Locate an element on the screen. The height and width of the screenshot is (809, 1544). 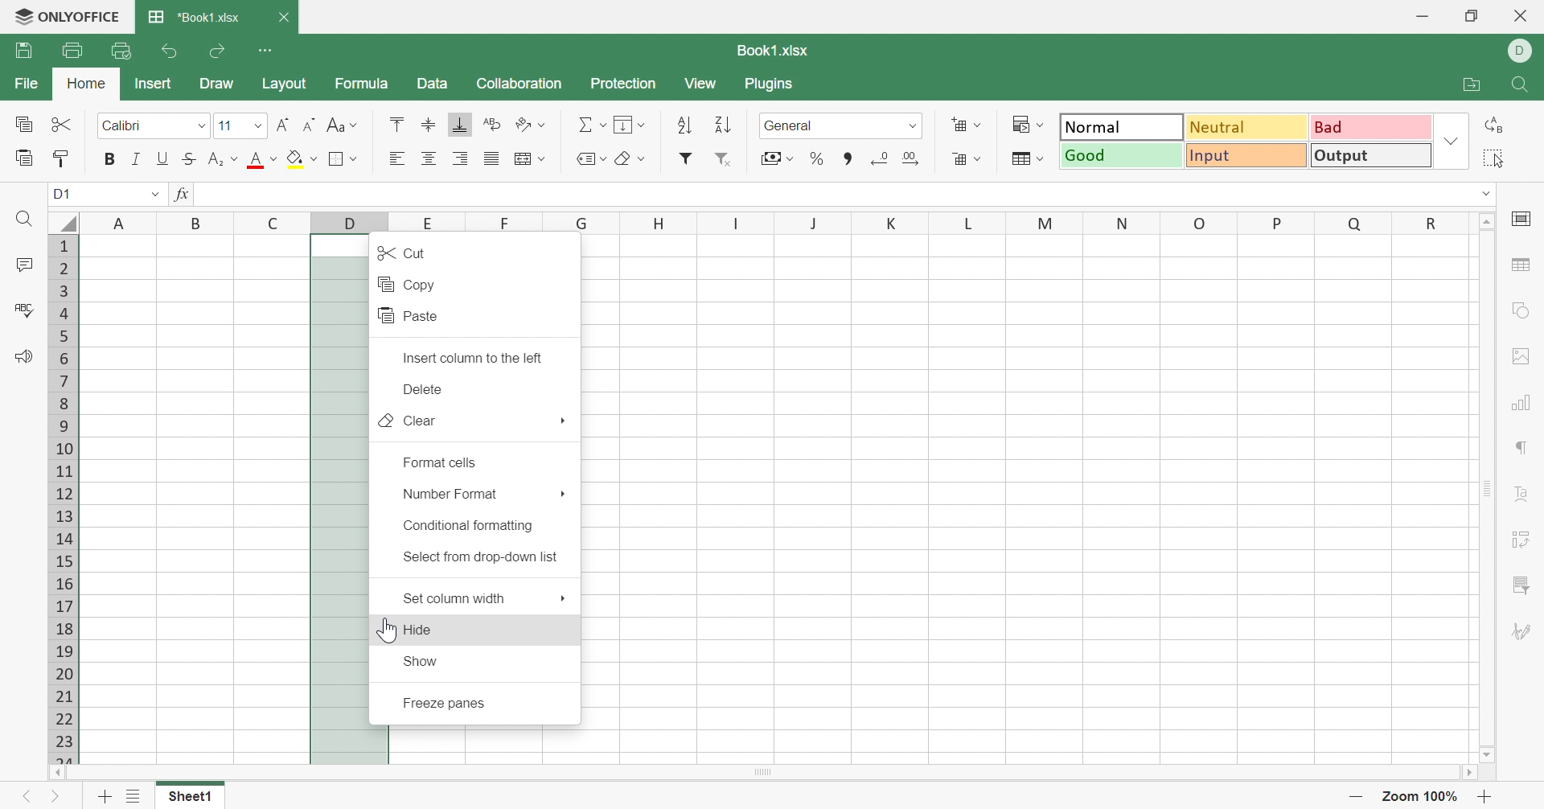
Collaboration is located at coordinates (519, 84).